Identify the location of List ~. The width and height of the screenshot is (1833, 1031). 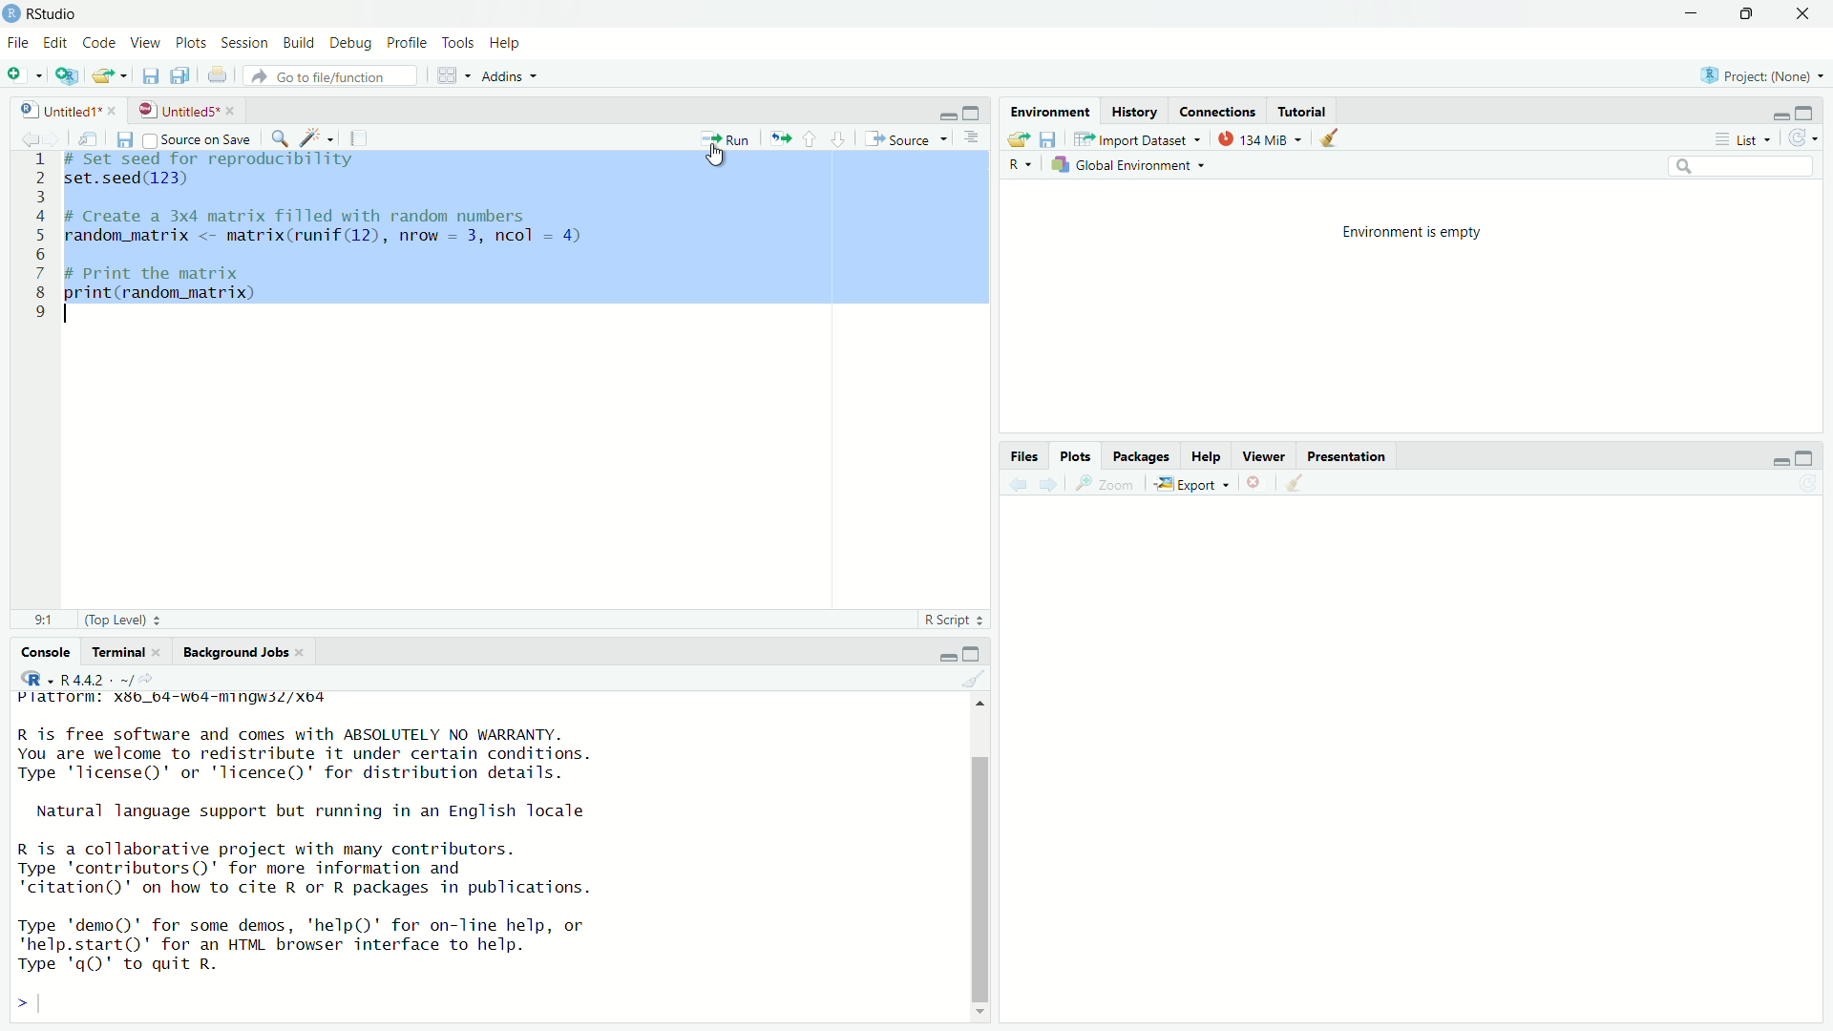
(1739, 140).